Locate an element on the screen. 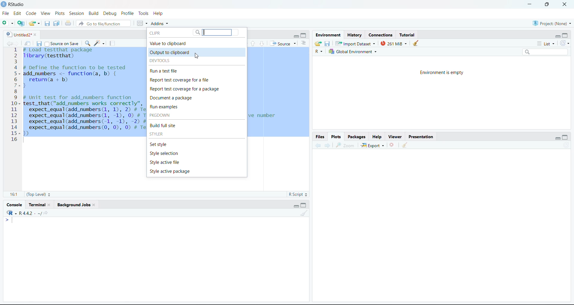 The height and width of the screenshot is (305, 574). maximize is located at coordinates (304, 35).